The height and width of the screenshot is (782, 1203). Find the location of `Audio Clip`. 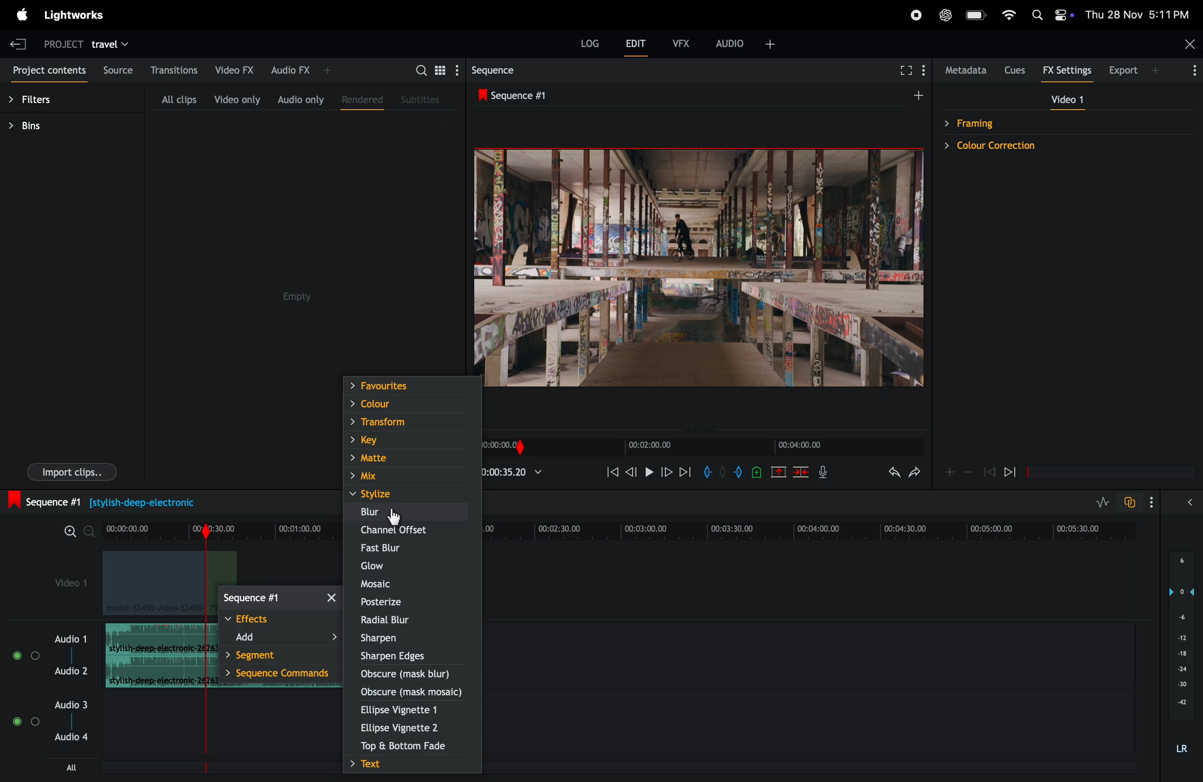

Audio Clip is located at coordinates (153, 673).